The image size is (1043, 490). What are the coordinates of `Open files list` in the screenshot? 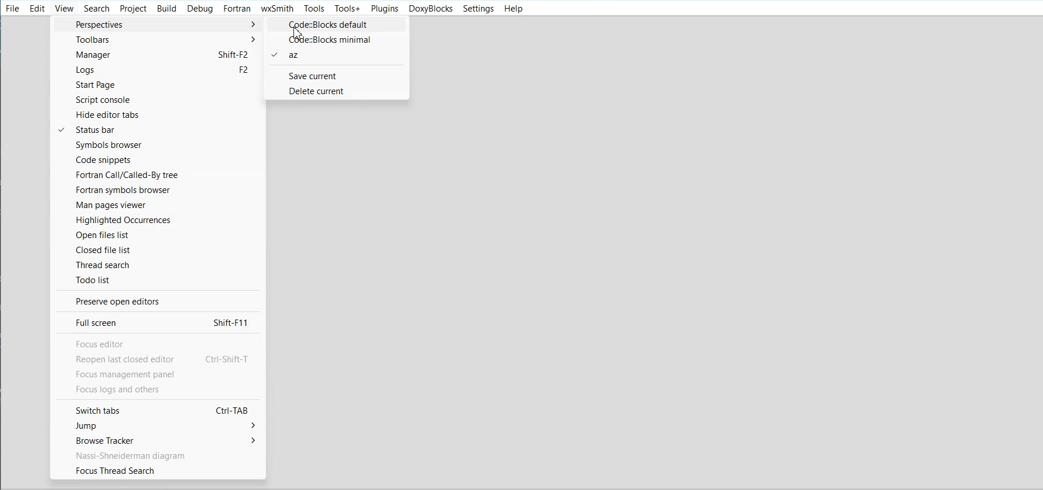 It's located at (157, 235).